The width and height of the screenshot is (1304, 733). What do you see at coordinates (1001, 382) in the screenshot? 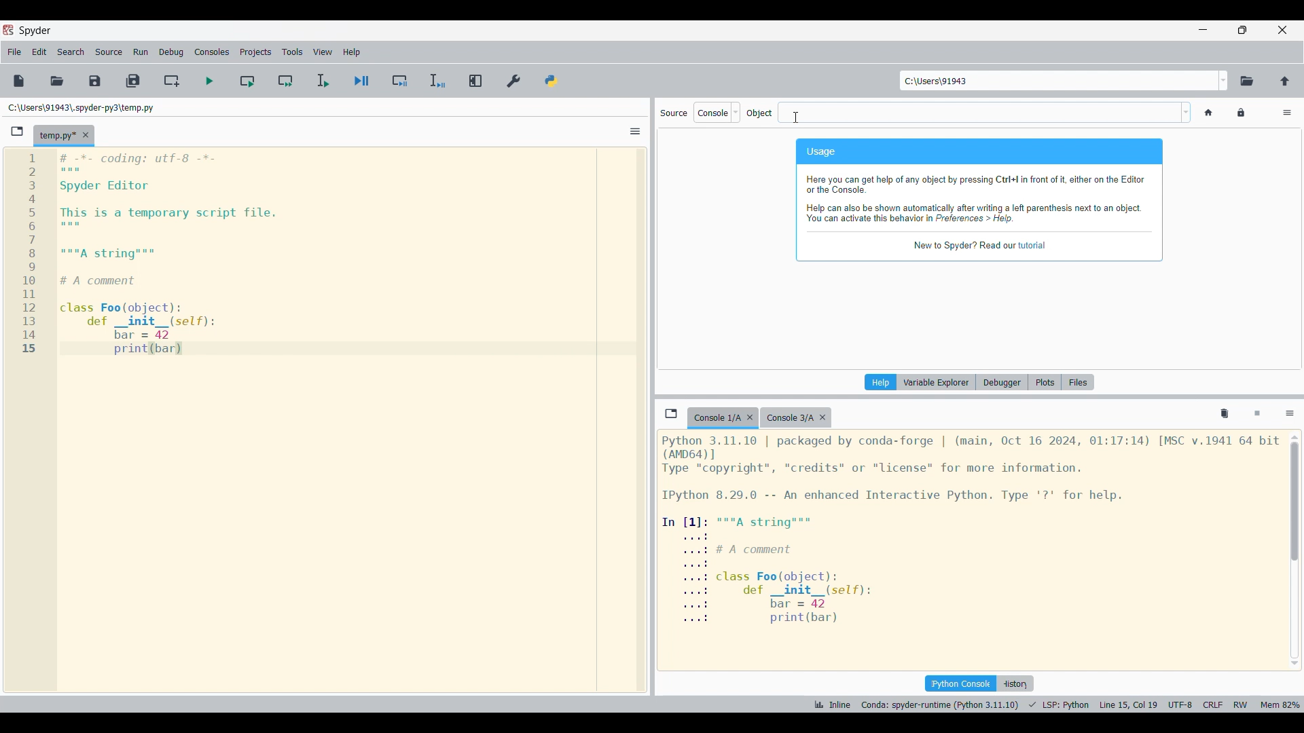
I see `Debugger` at bounding box center [1001, 382].